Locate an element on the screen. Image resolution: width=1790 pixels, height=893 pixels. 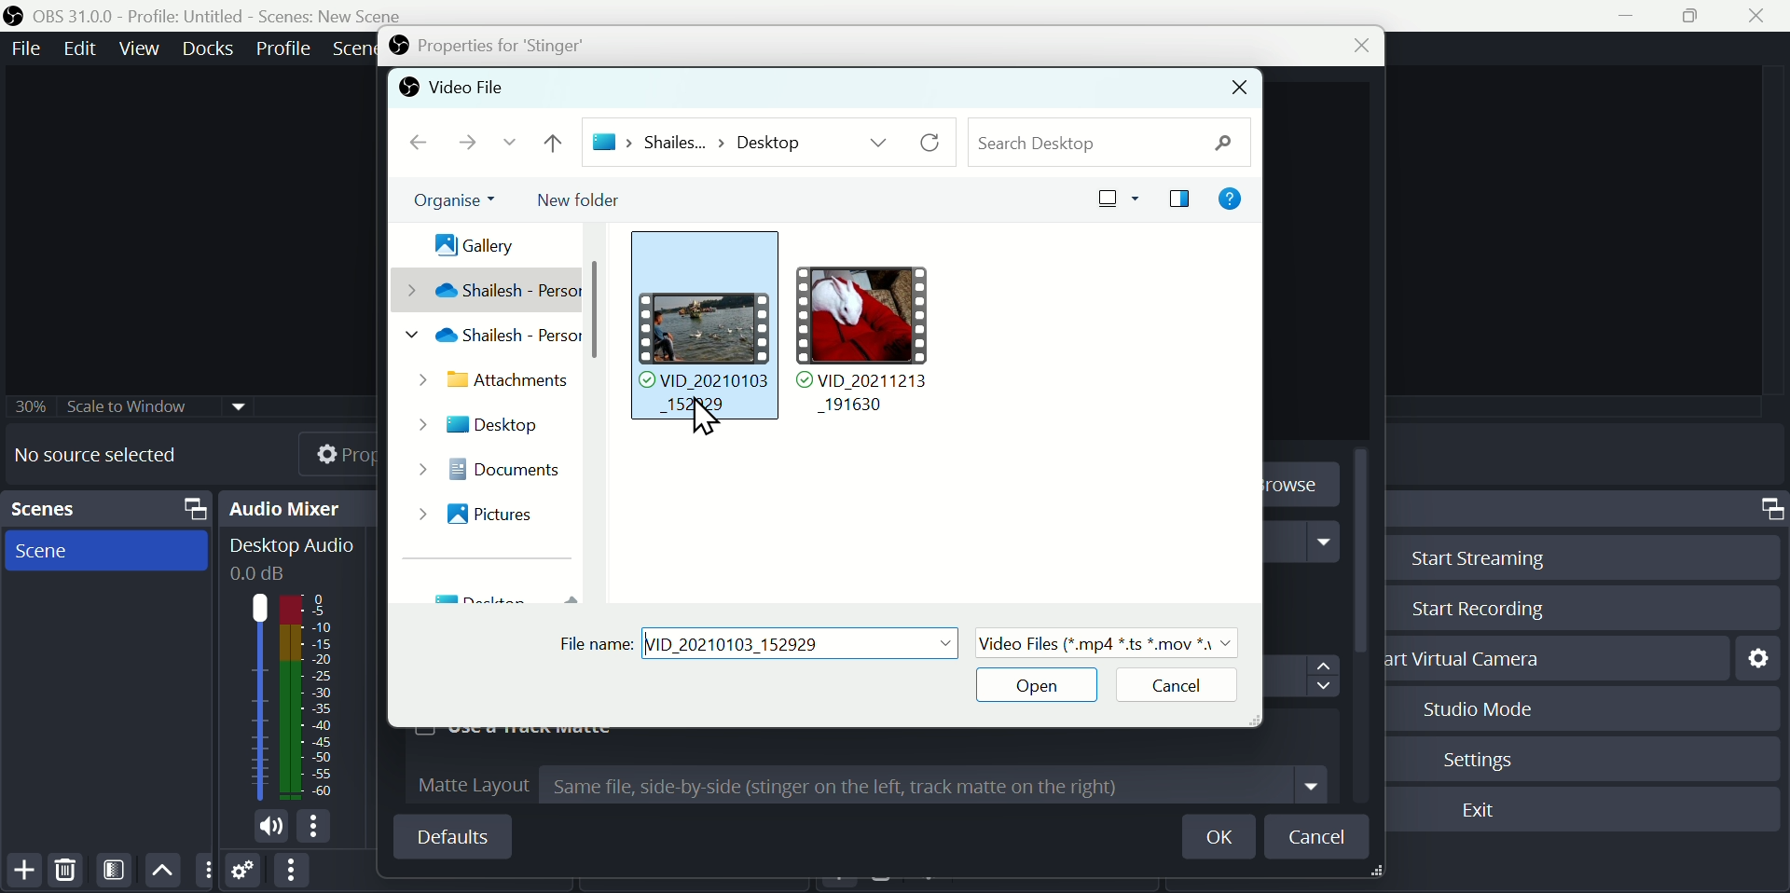
properties for Stinger is located at coordinates (484, 47).